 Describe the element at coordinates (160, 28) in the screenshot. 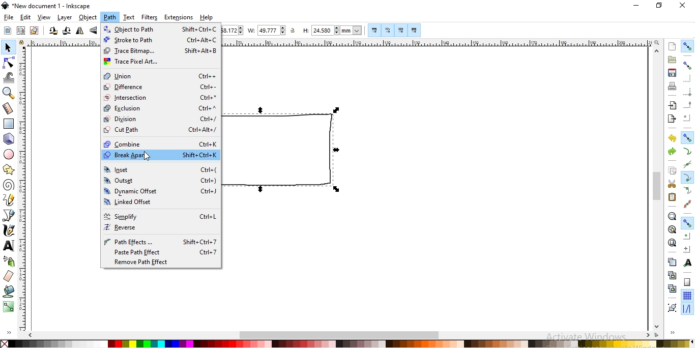

I see `object to path` at that location.